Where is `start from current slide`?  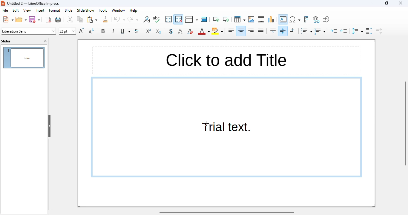 start from current slide is located at coordinates (226, 19).